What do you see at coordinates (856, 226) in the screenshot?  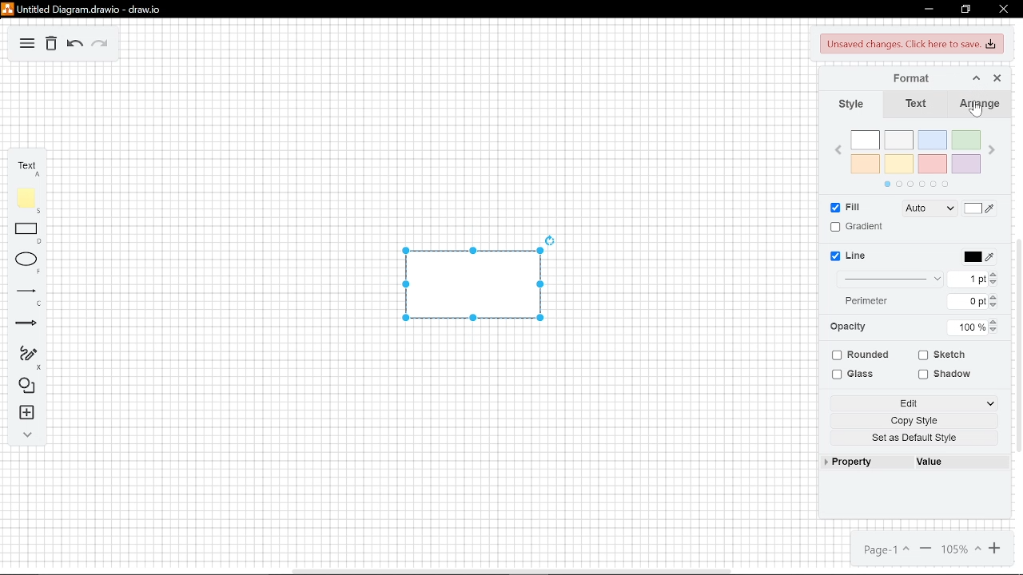 I see `gradient` at bounding box center [856, 226].